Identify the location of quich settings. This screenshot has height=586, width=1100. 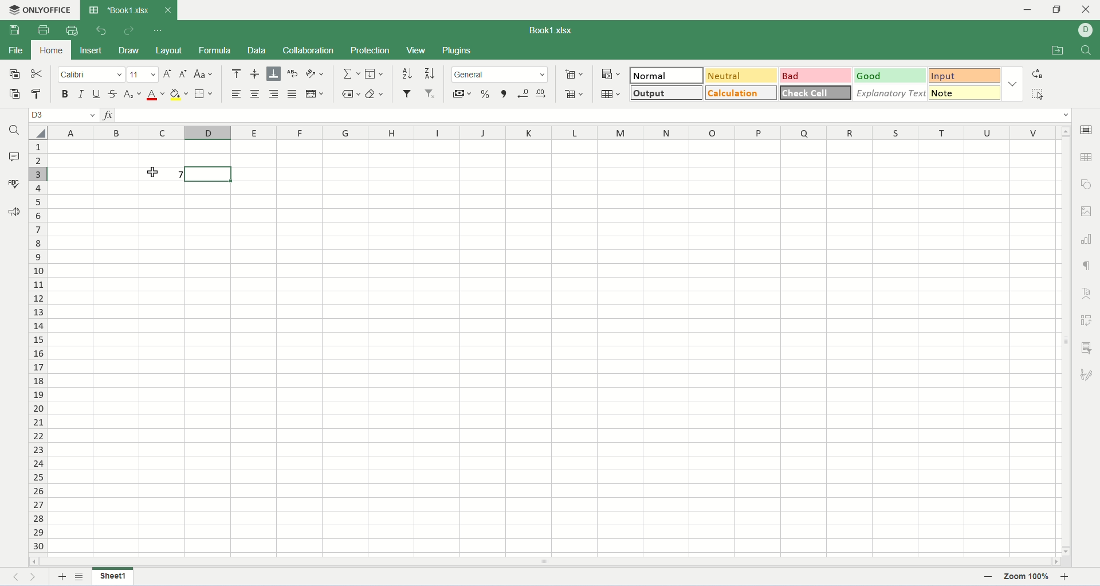
(159, 30).